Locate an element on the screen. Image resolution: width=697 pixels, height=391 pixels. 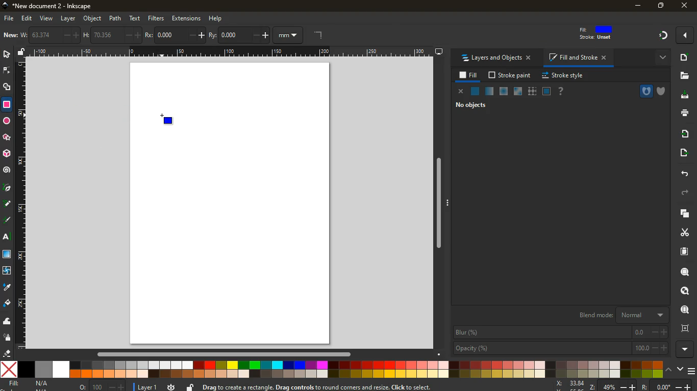
filters is located at coordinates (156, 19).